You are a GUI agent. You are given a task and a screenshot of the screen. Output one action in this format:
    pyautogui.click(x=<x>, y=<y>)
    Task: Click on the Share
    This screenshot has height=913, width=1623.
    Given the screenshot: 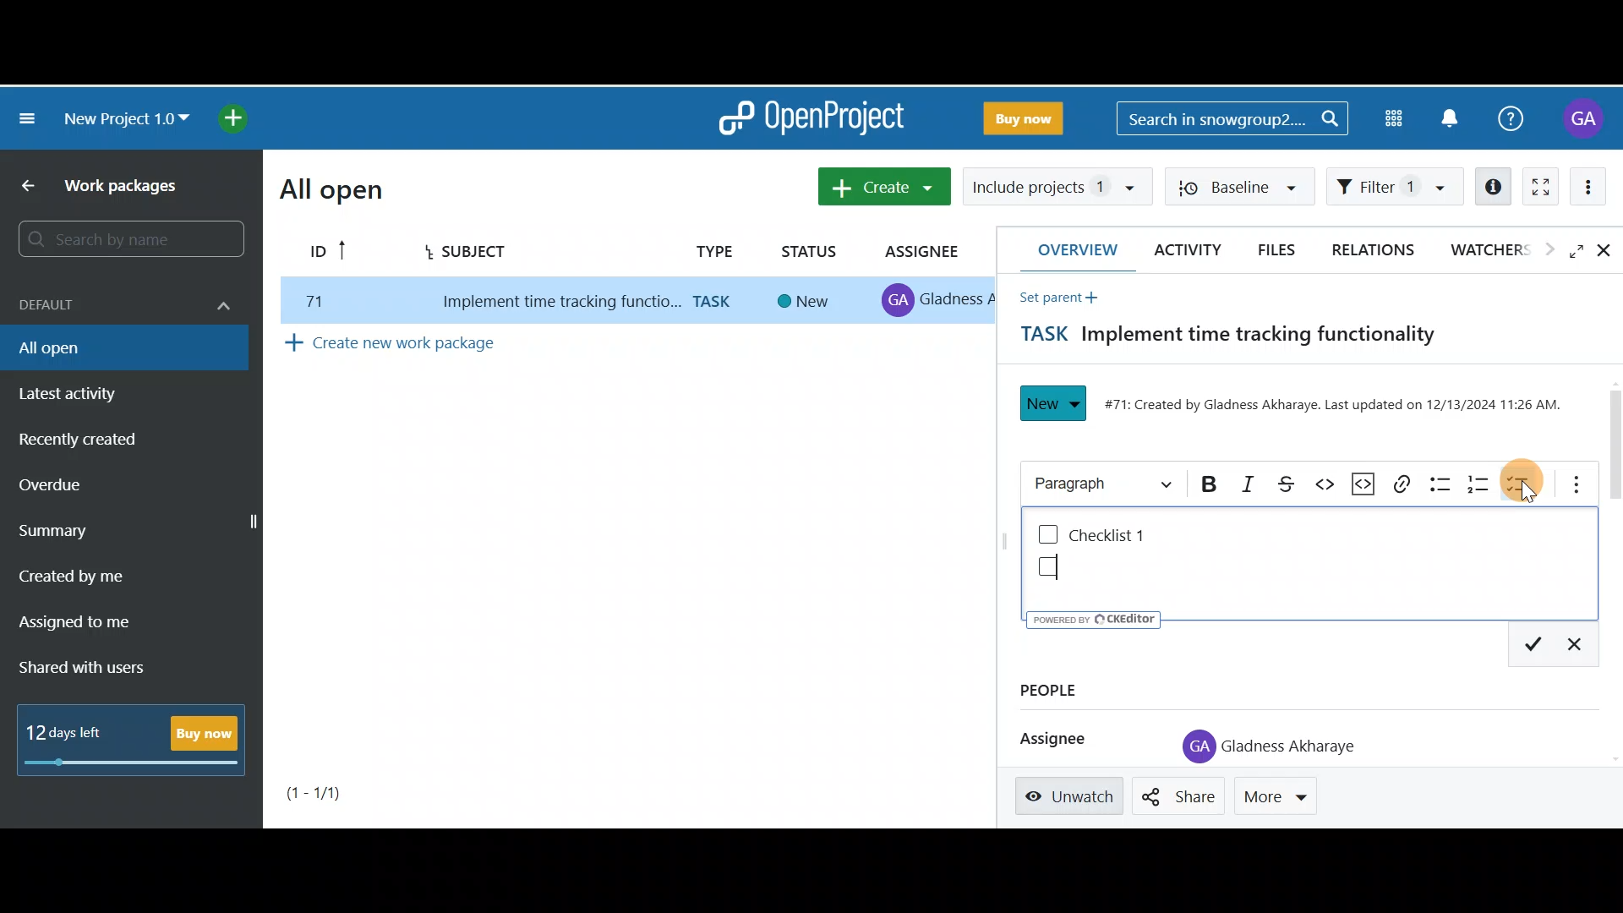 What is the action you would take?
    pyautogui.click(x=1180, y=796)
    